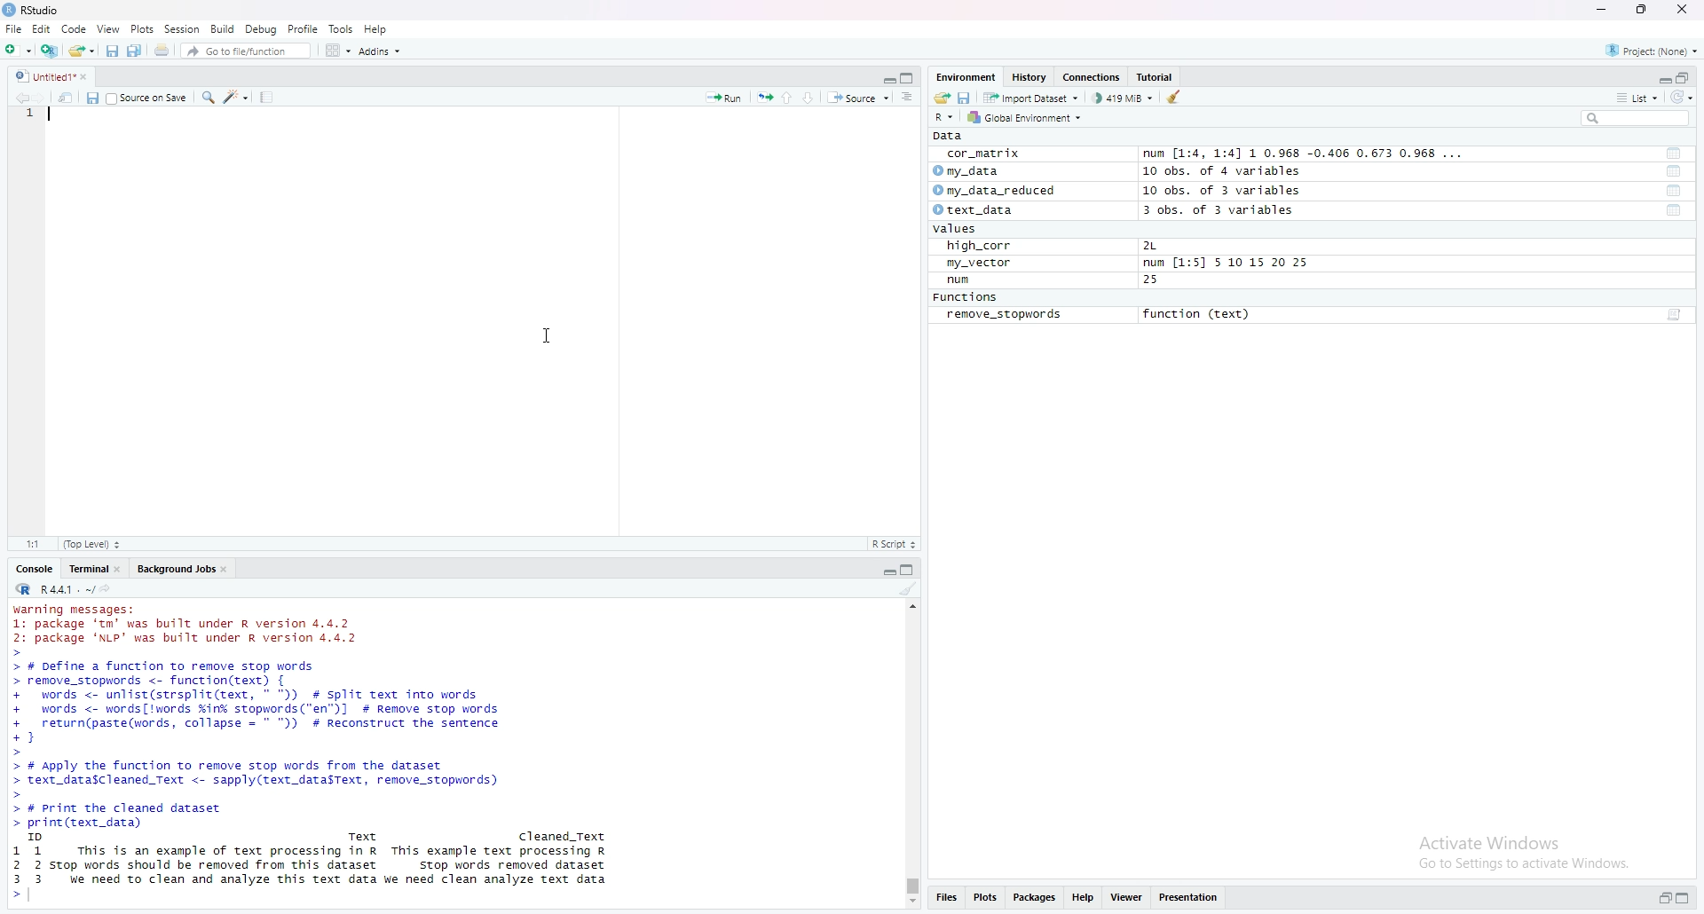 The width and height of the screenshot is (1704, 914). Describe the element at coordinates (76, 29) in the screenshot. I see `Code` at that location.